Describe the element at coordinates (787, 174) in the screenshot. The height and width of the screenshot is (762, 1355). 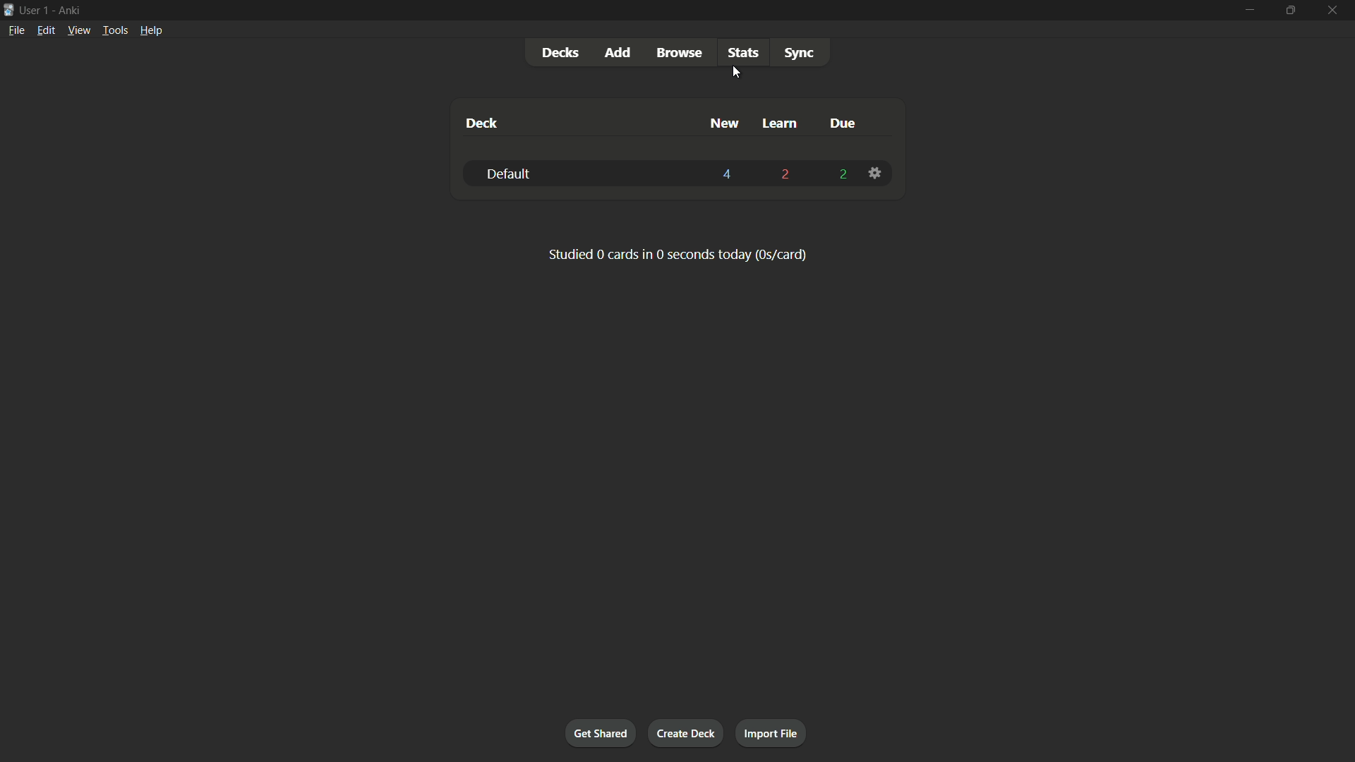
I see `2` at that location.